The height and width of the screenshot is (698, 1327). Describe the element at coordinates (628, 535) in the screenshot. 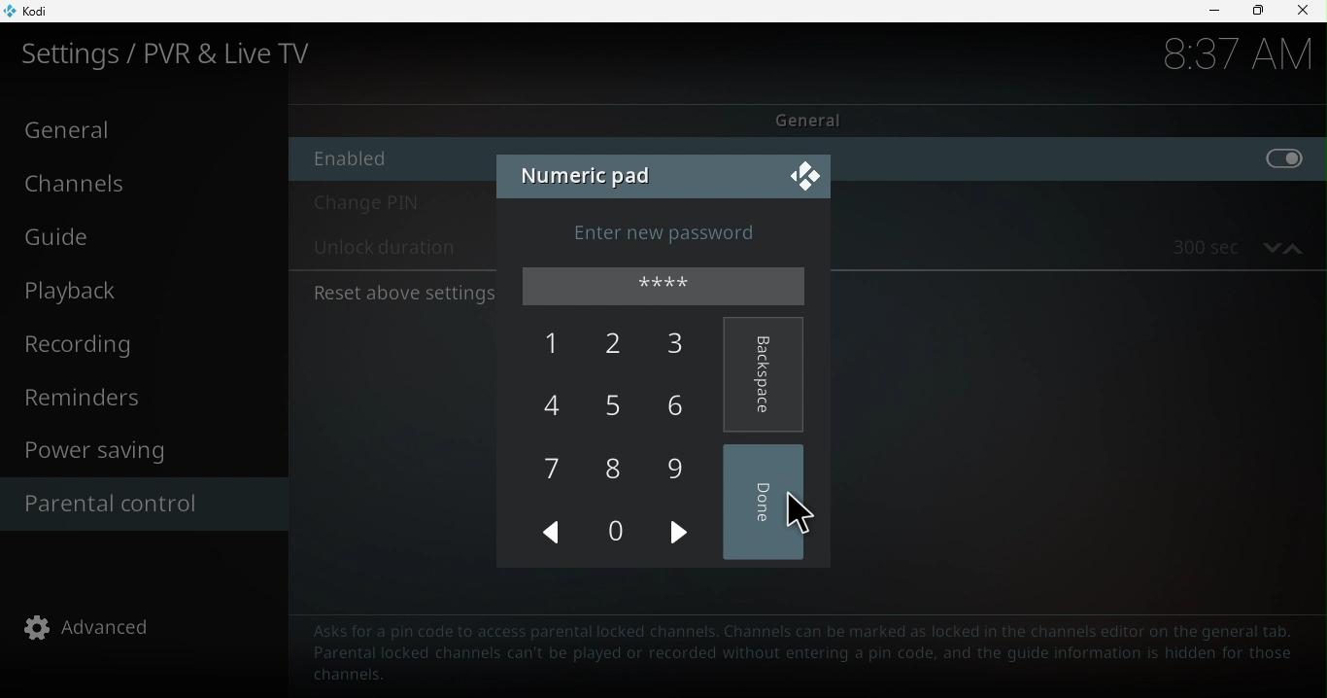

I see `0` at that location.